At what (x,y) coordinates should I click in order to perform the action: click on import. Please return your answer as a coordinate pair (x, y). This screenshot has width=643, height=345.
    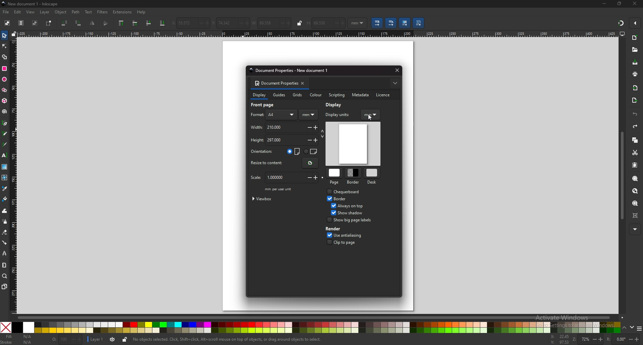
    Looking at the image, I should click on (636, 89).